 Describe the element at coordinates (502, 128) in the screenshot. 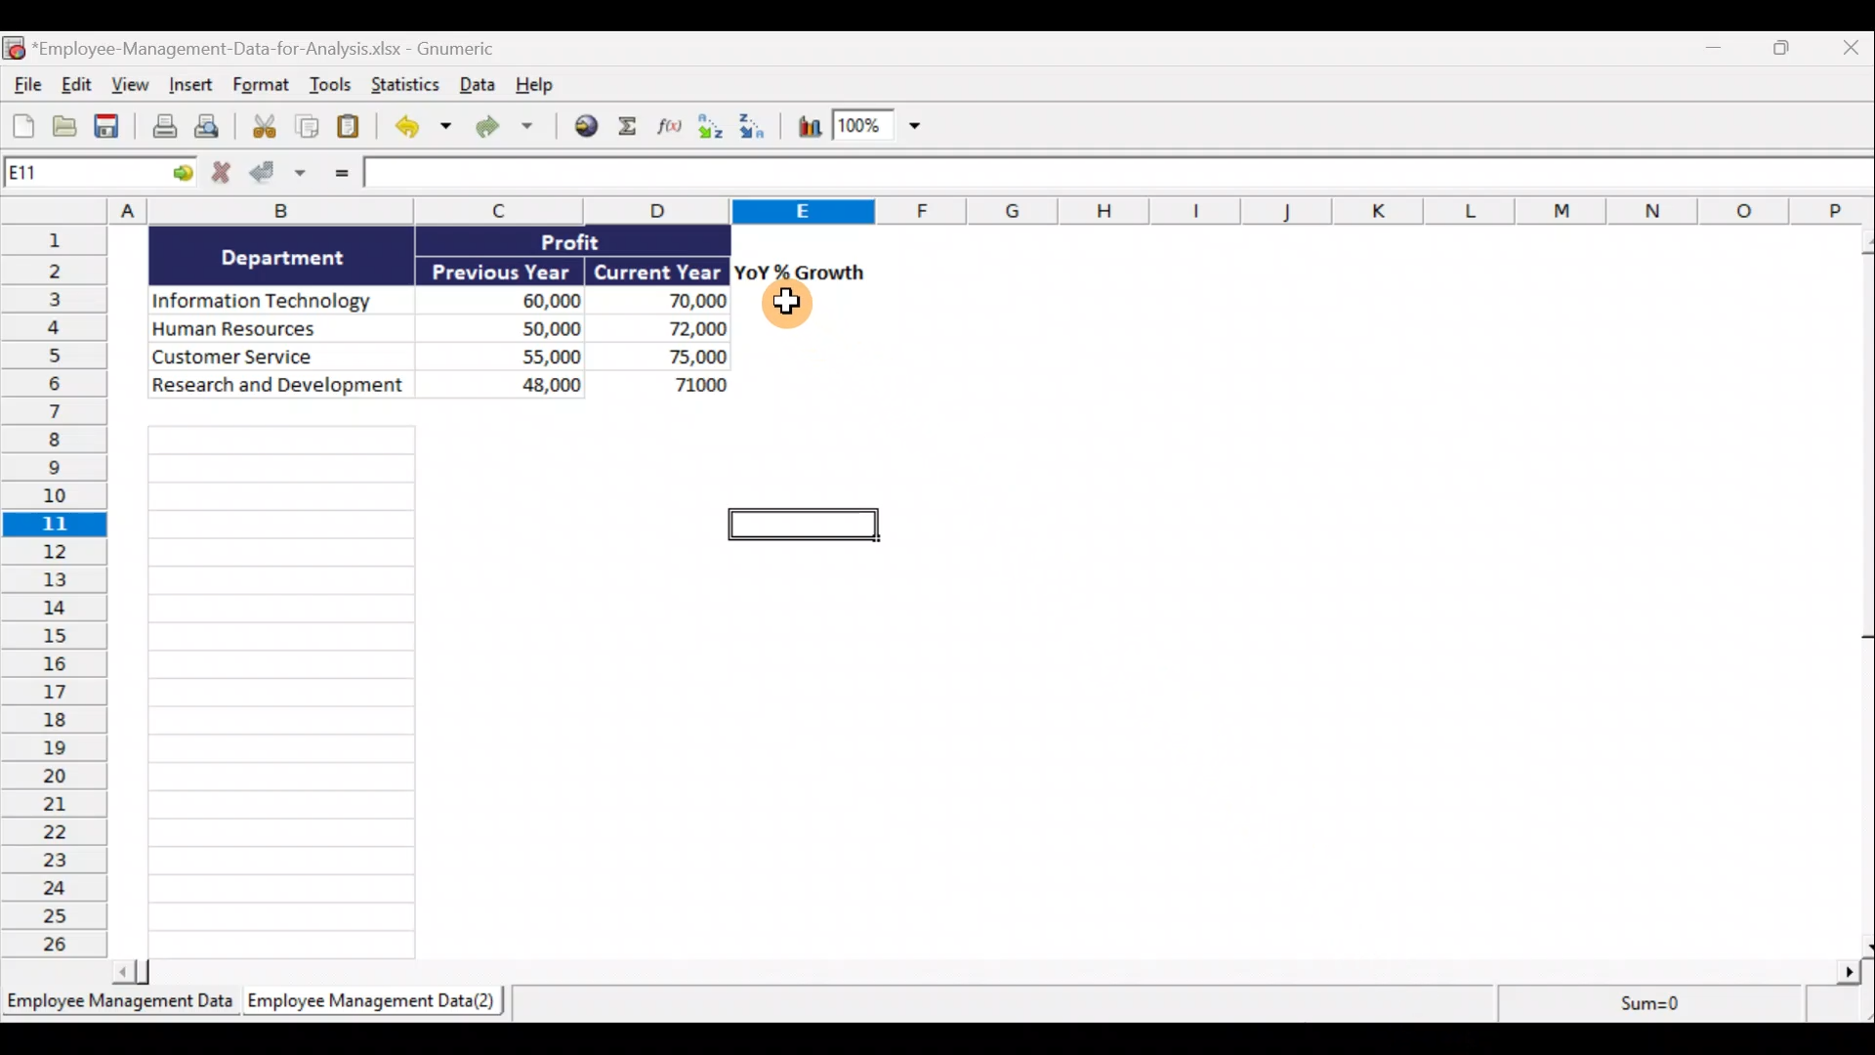

I see `Redo undone action` at that location.